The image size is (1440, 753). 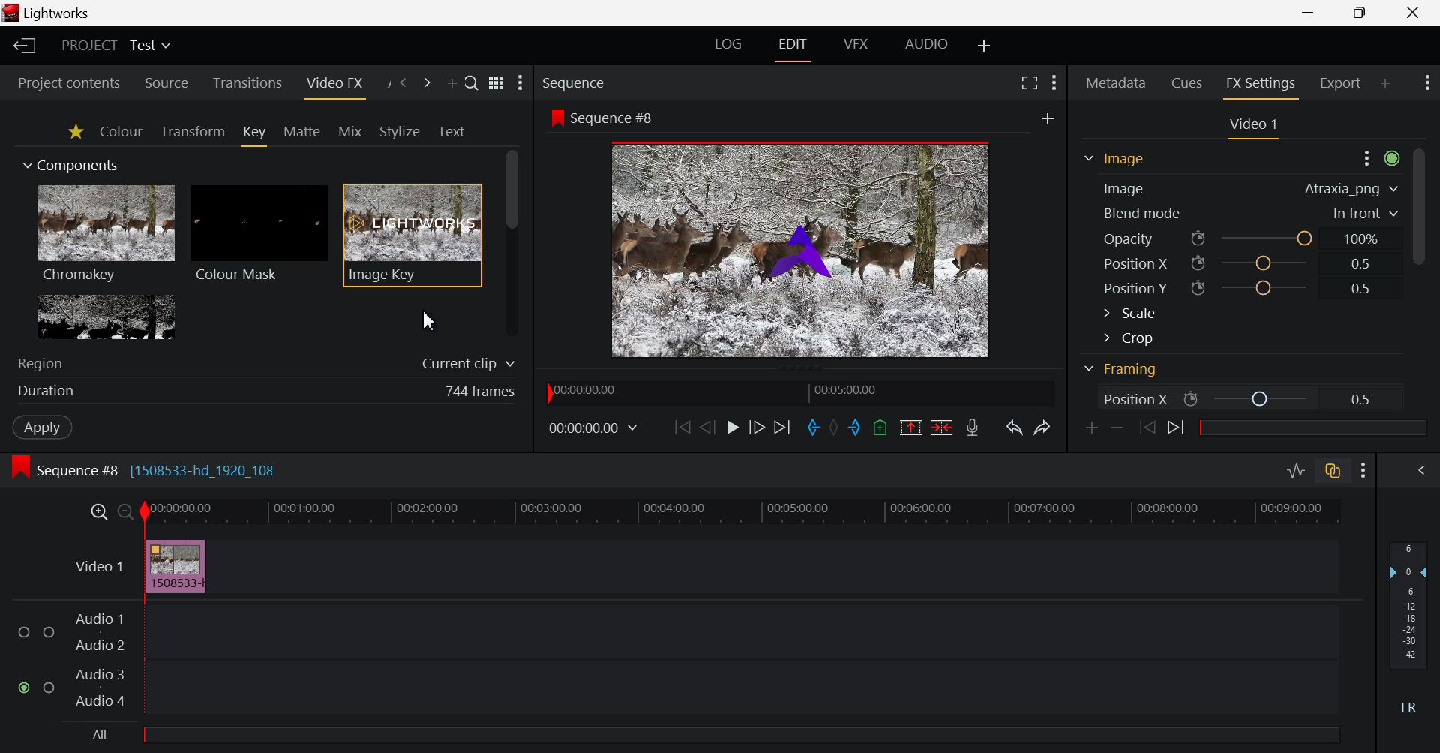 I want to click on Source, so click(x=166, y=80).